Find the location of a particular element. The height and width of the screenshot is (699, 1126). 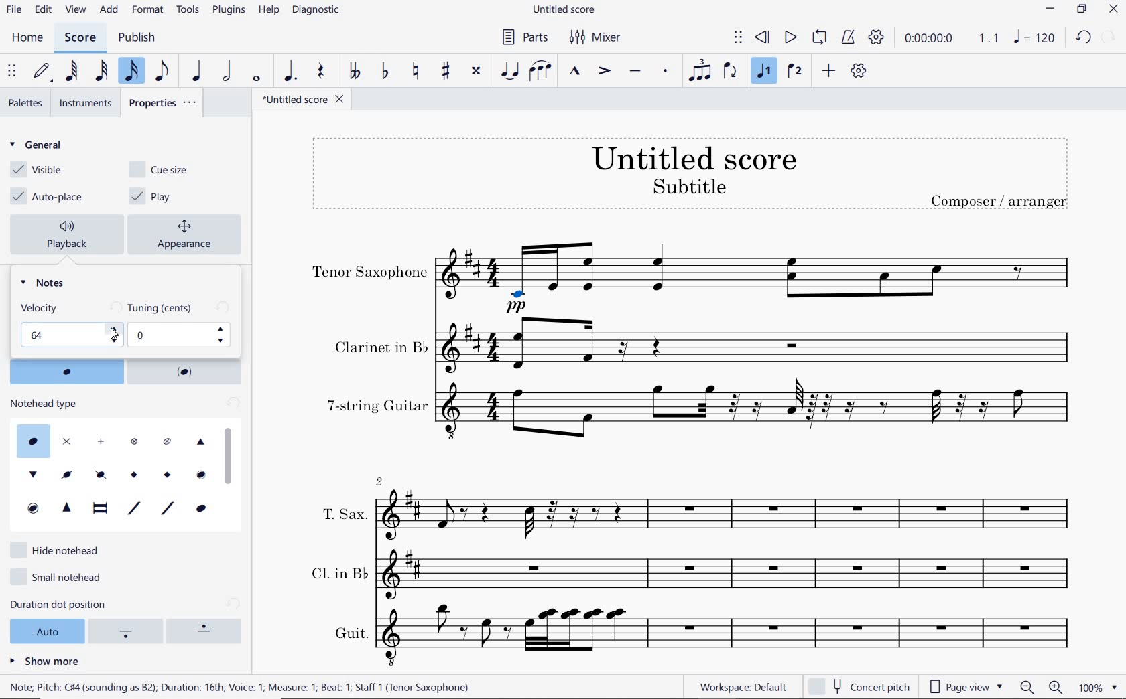

text is located at coordinates (46, 404).